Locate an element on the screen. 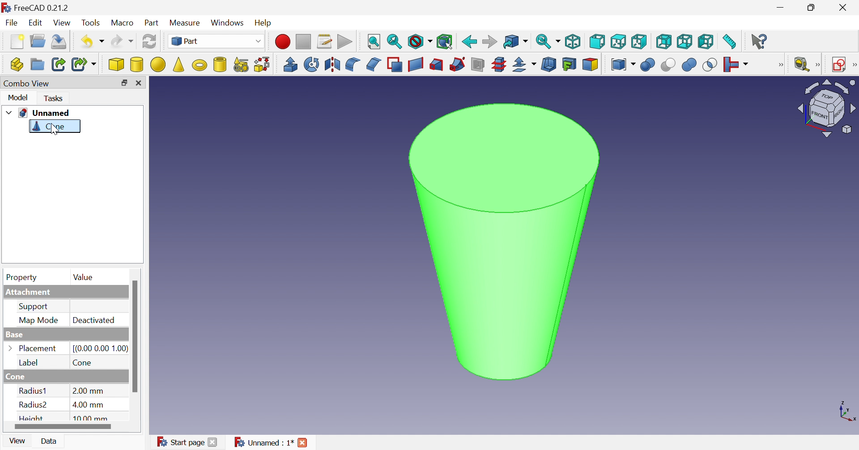 The width and height of the screenshot is (859, 450). 2.00 mm is located at coordinates (87, 391).